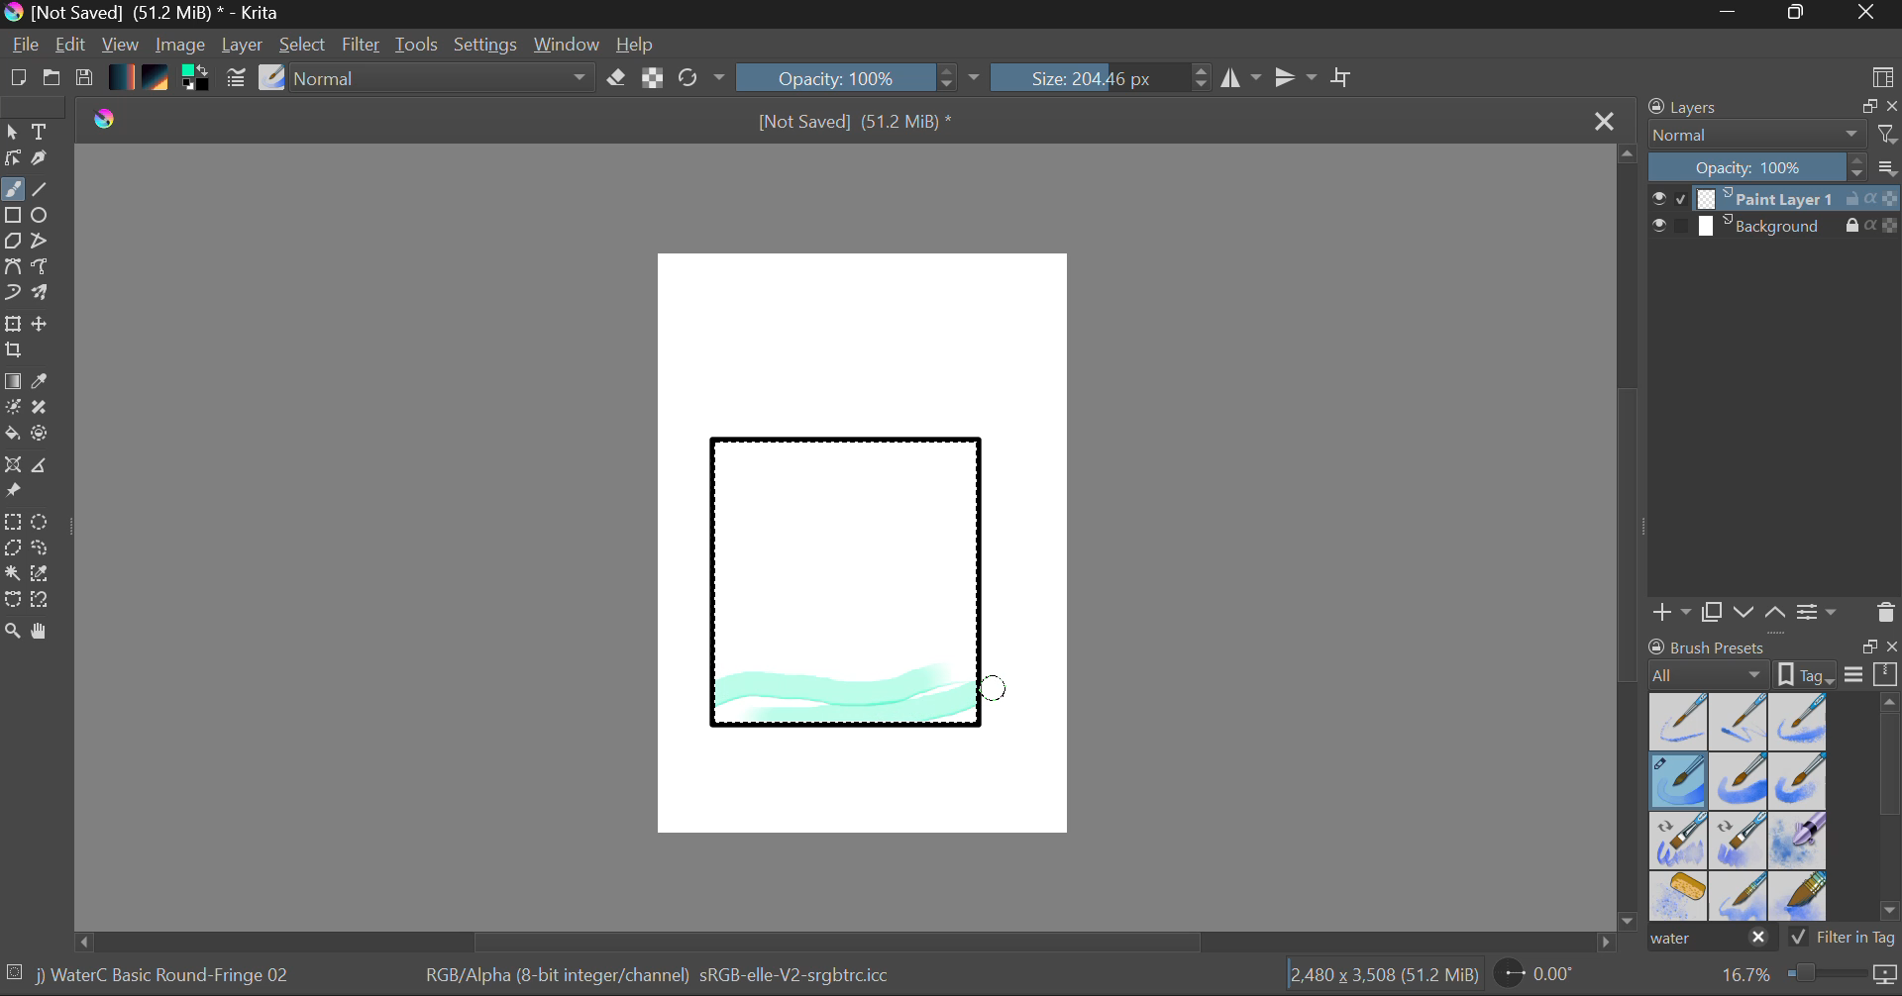 This screenshot has height=996, width=1902. What do you see at coordinates (47, 635) in the screenshot?
I see `Pan` at bounding box center [47, 635].